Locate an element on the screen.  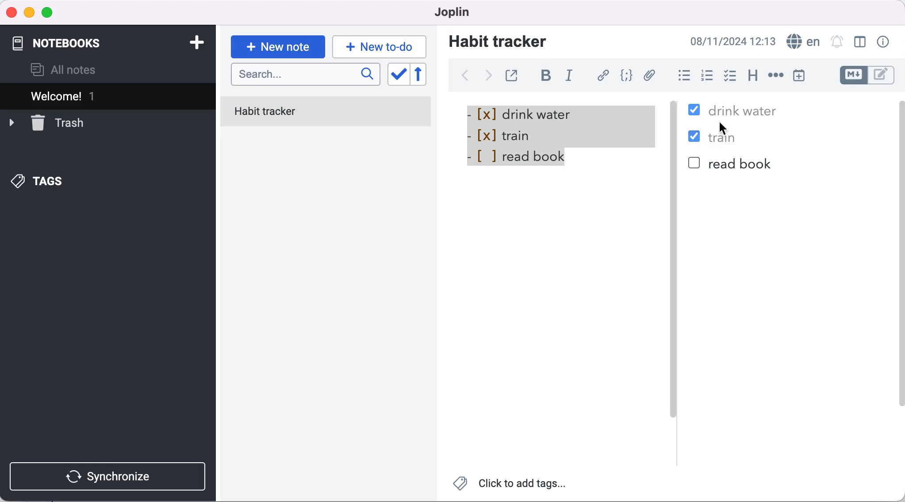
drink water is located at coordinates (743, 109).